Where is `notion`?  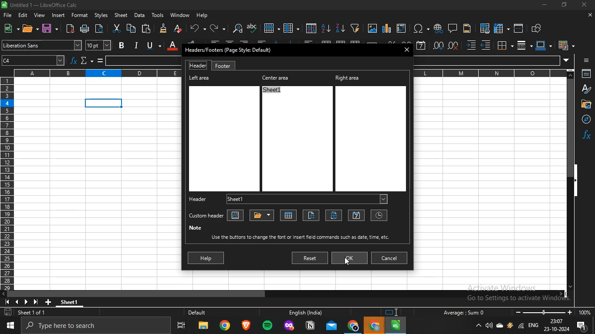
notion is located at coordinates (310, 326).